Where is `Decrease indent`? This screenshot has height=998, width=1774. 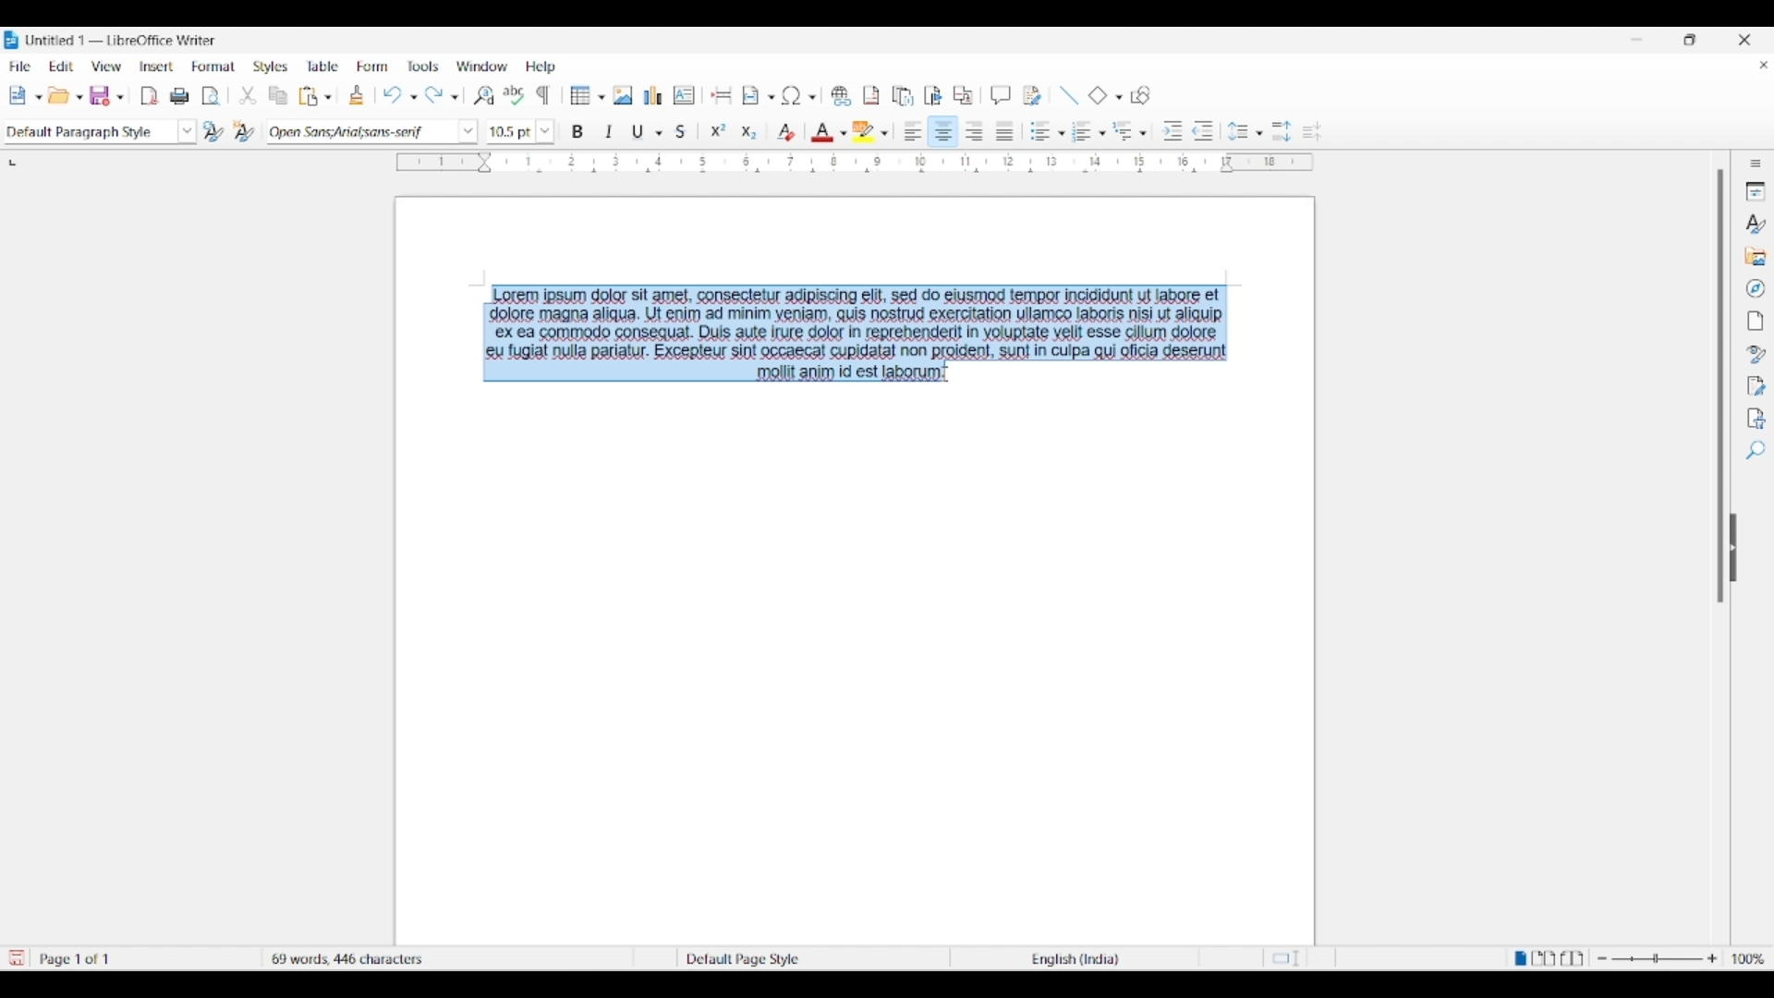 Decrease indent is located at coordinates (1204, 131).